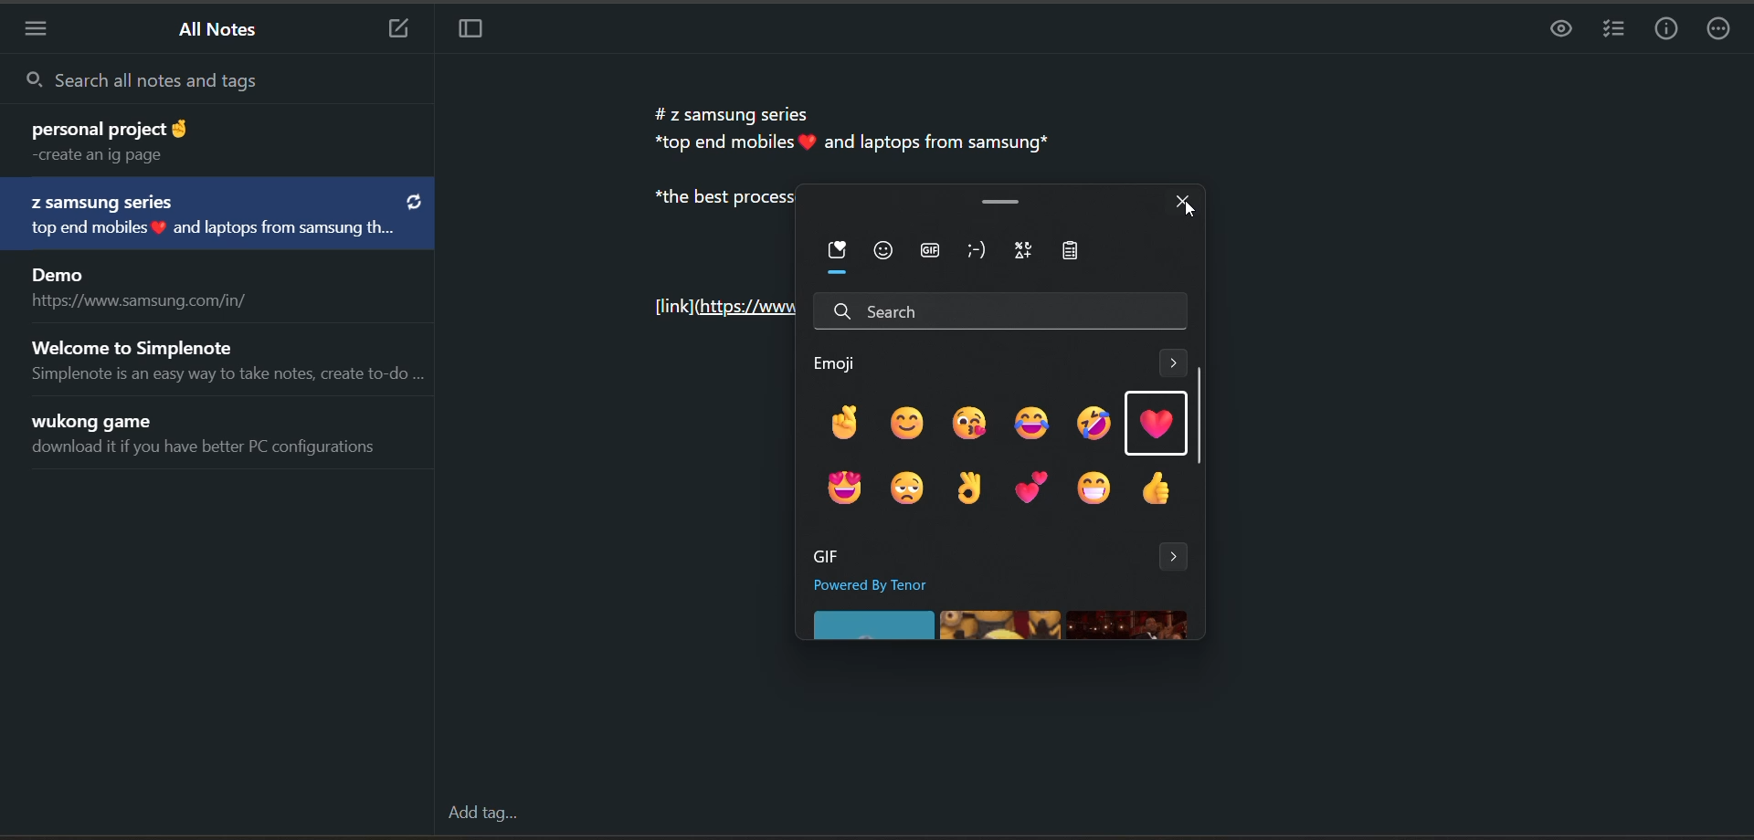 The height and width of the screenshot is (840, 1754). I want to click on menu, so click(43, 27).